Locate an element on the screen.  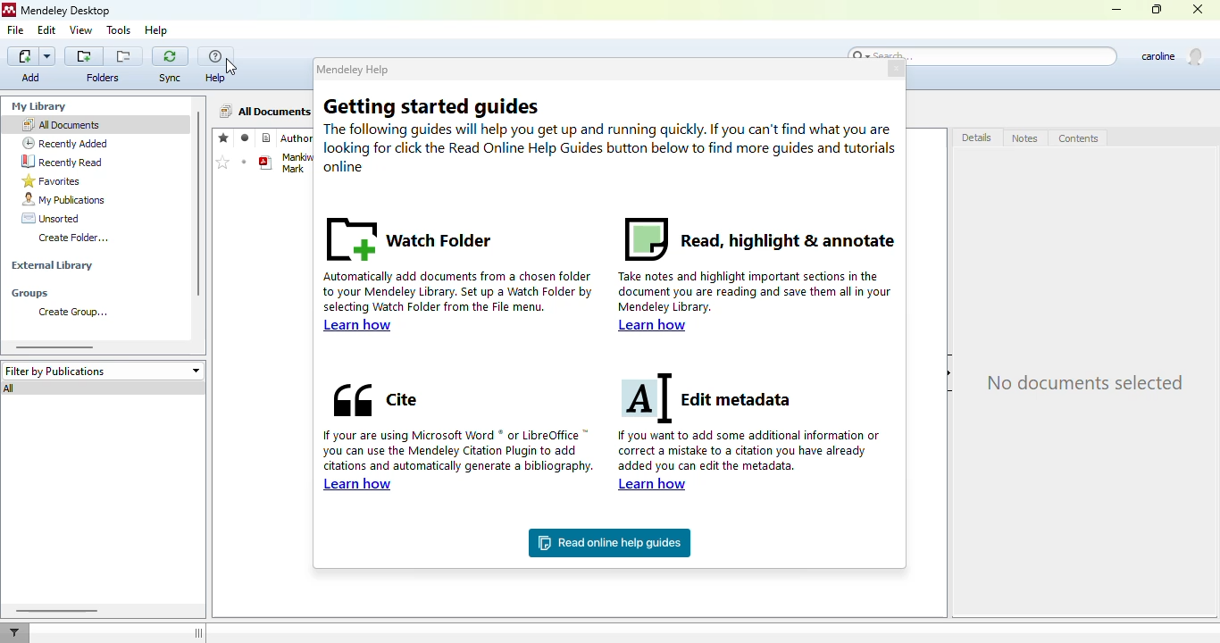
contents is located at coordinates (1077, 138).